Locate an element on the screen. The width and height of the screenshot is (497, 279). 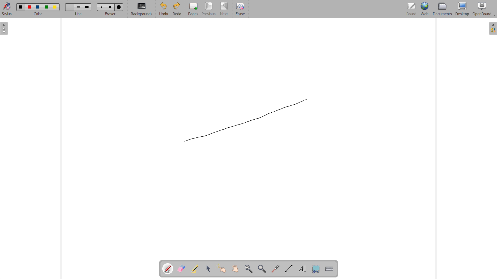
toggle stylus is located at coordinates (7, 9).